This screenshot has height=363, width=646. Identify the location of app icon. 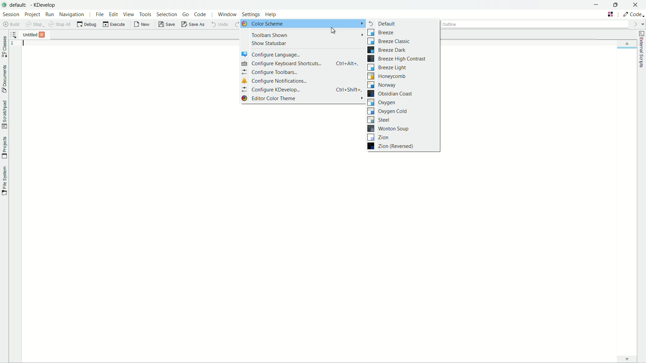
(4, 4).